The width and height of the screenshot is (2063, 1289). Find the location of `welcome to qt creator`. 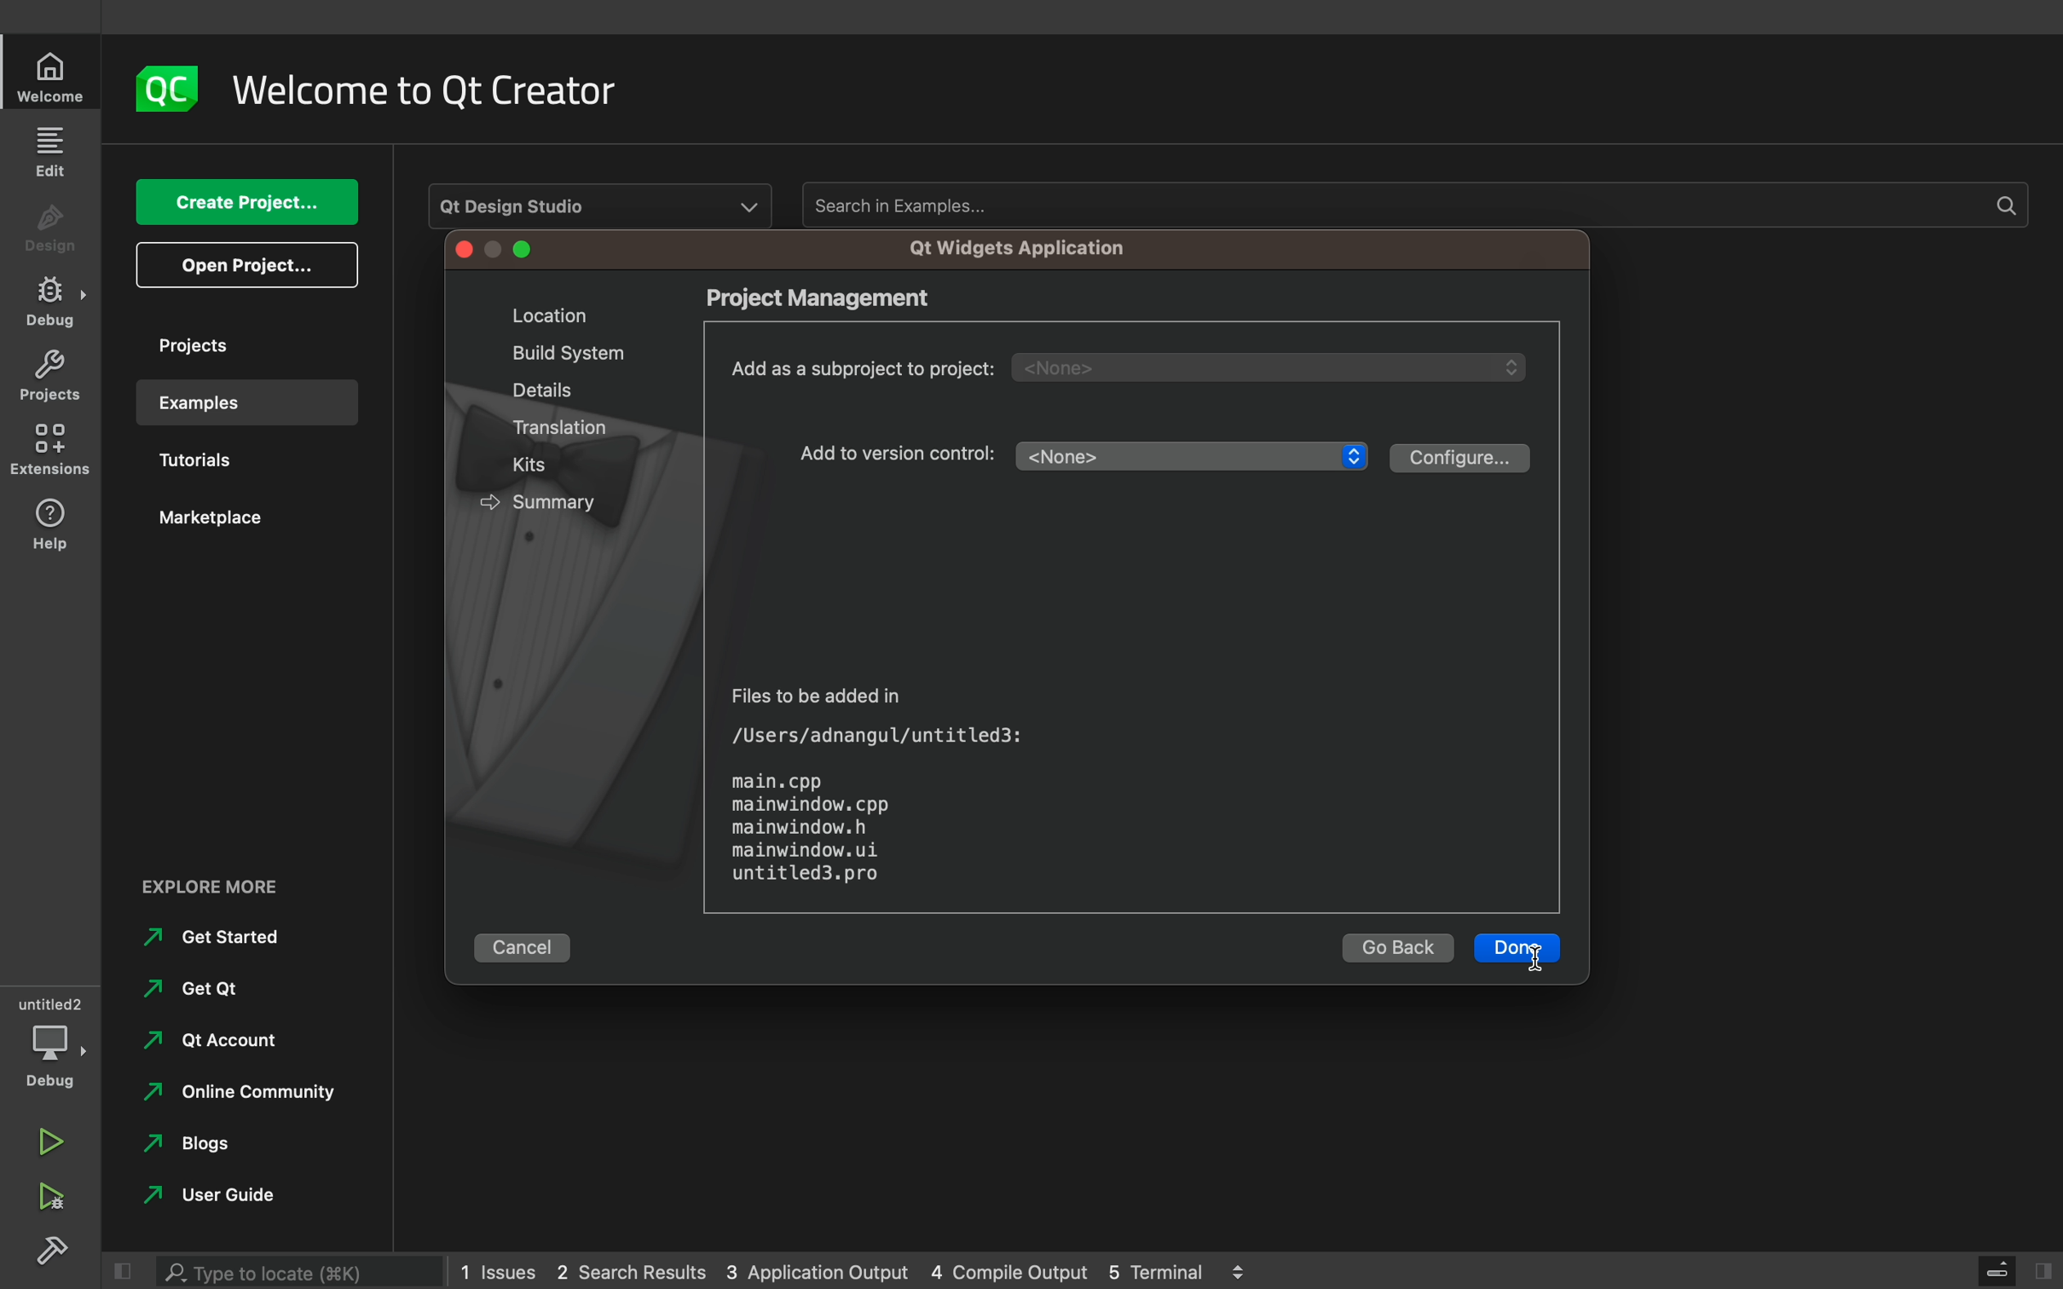

welcome to qt creator is located at coordinates (440, 90).